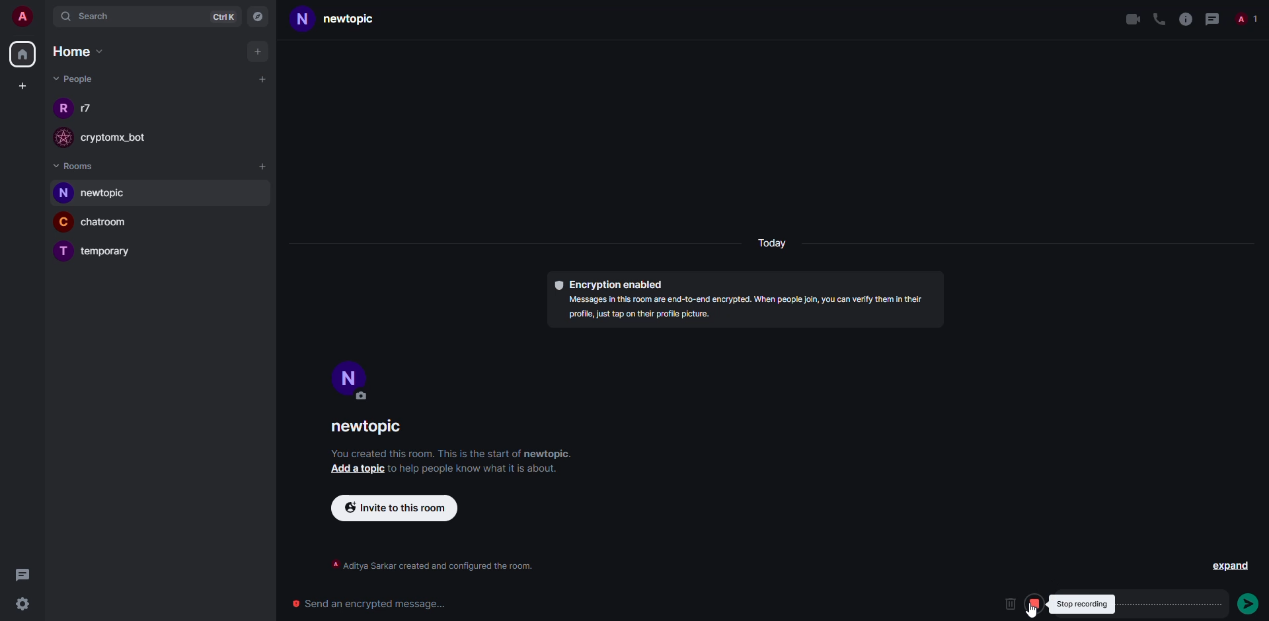 Image resolution: width=1269 pixels, height=621 pixels. What do you see at coordinates (1032, 610) in the screenshot?
I see `cursor` at bounding box center [1032, 610].